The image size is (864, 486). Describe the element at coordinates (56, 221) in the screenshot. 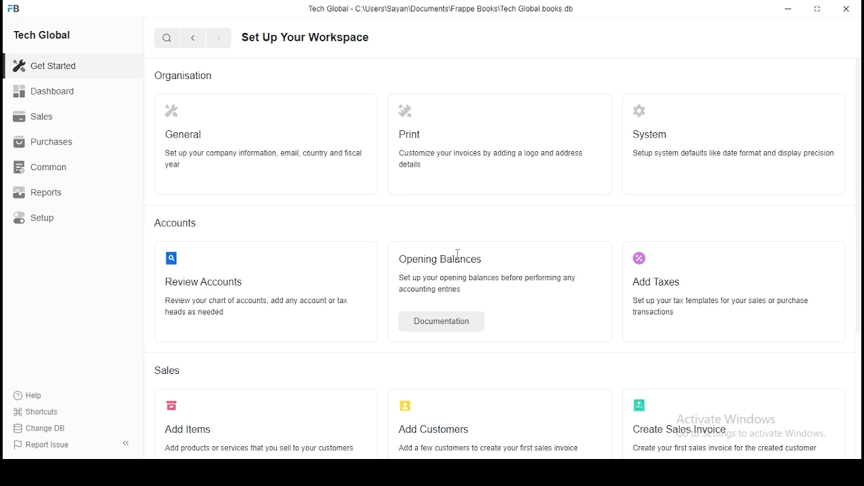

I see `setup ` at that location.